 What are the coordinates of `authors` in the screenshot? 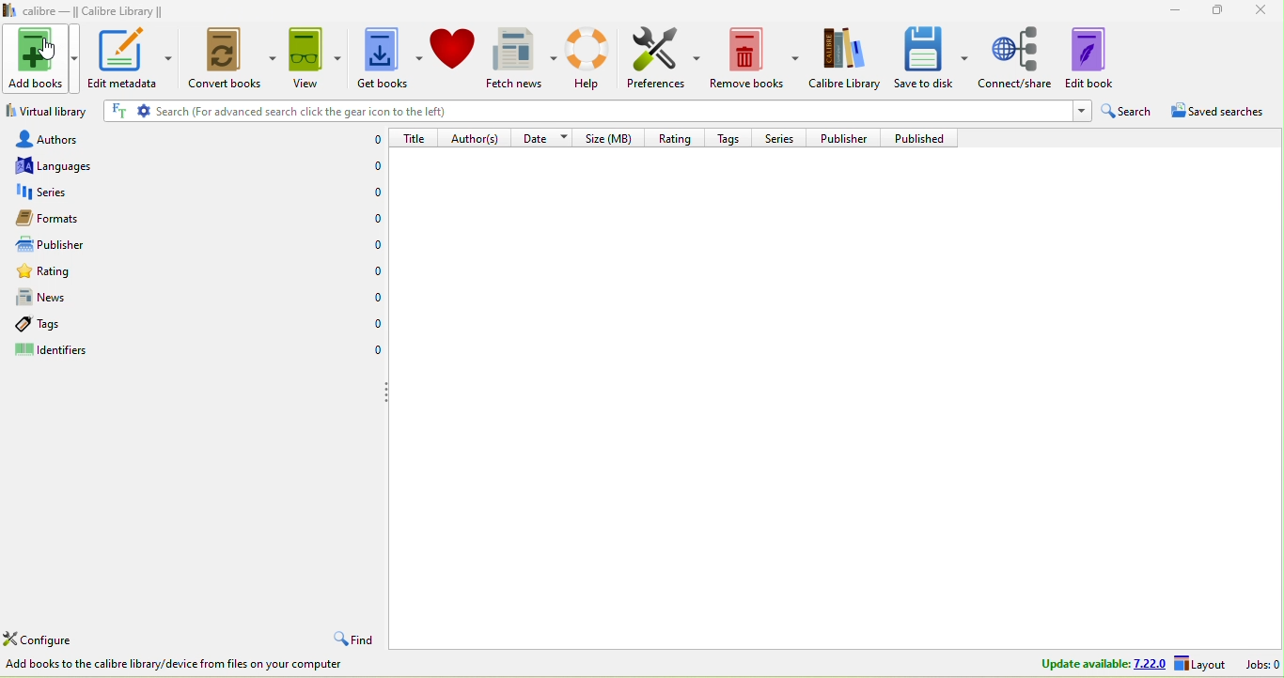 It's located at (89, 140).